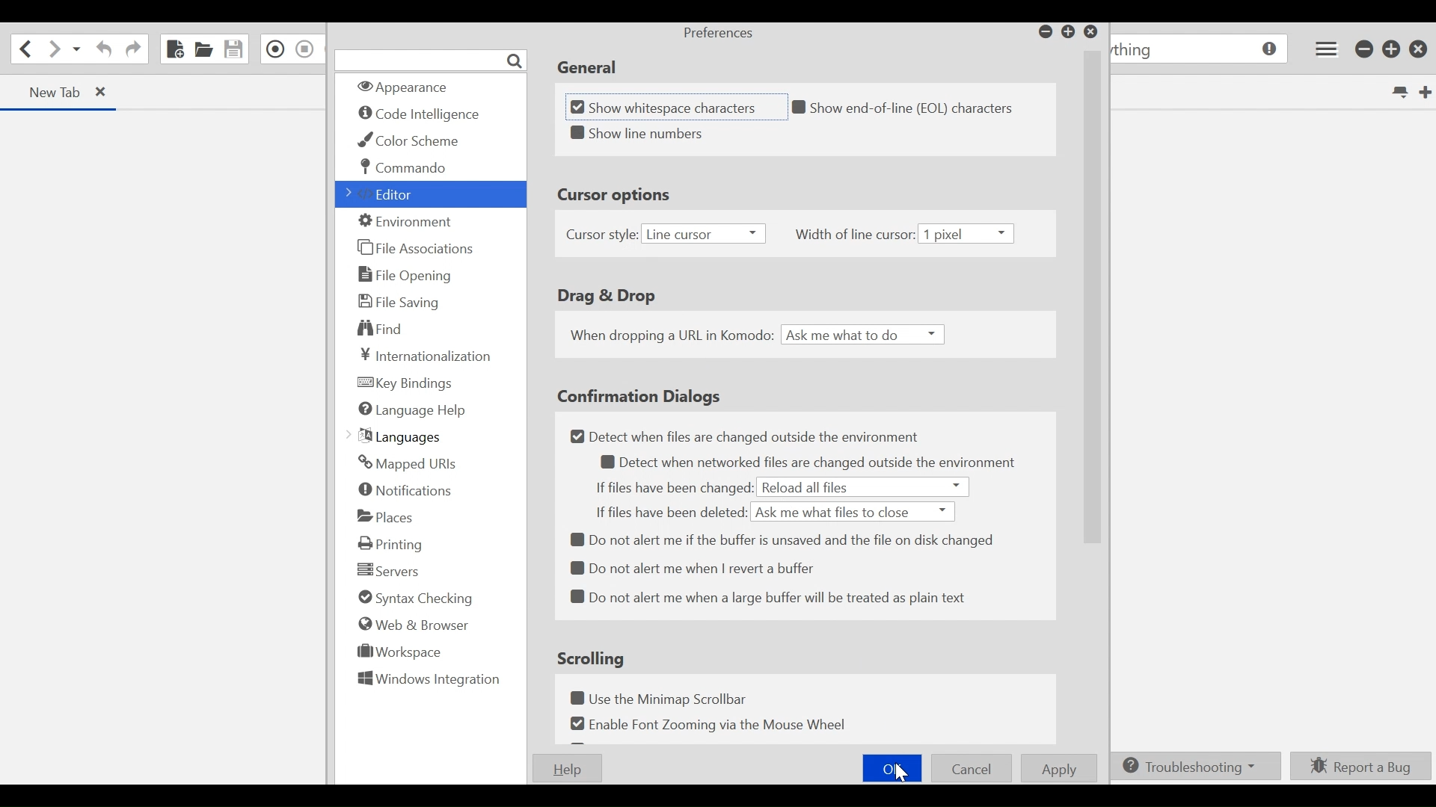  What do you see at coordinates (1417, 49) in the screenshot?
I see `Close` at bounding box center [1417, 49].